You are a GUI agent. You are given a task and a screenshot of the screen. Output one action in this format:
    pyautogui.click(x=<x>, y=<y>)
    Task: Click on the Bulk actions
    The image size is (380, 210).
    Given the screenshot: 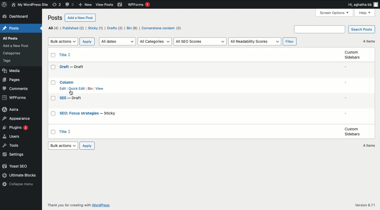 What is the action you would take?
    pyautogui.click(x=63, y=41)
    